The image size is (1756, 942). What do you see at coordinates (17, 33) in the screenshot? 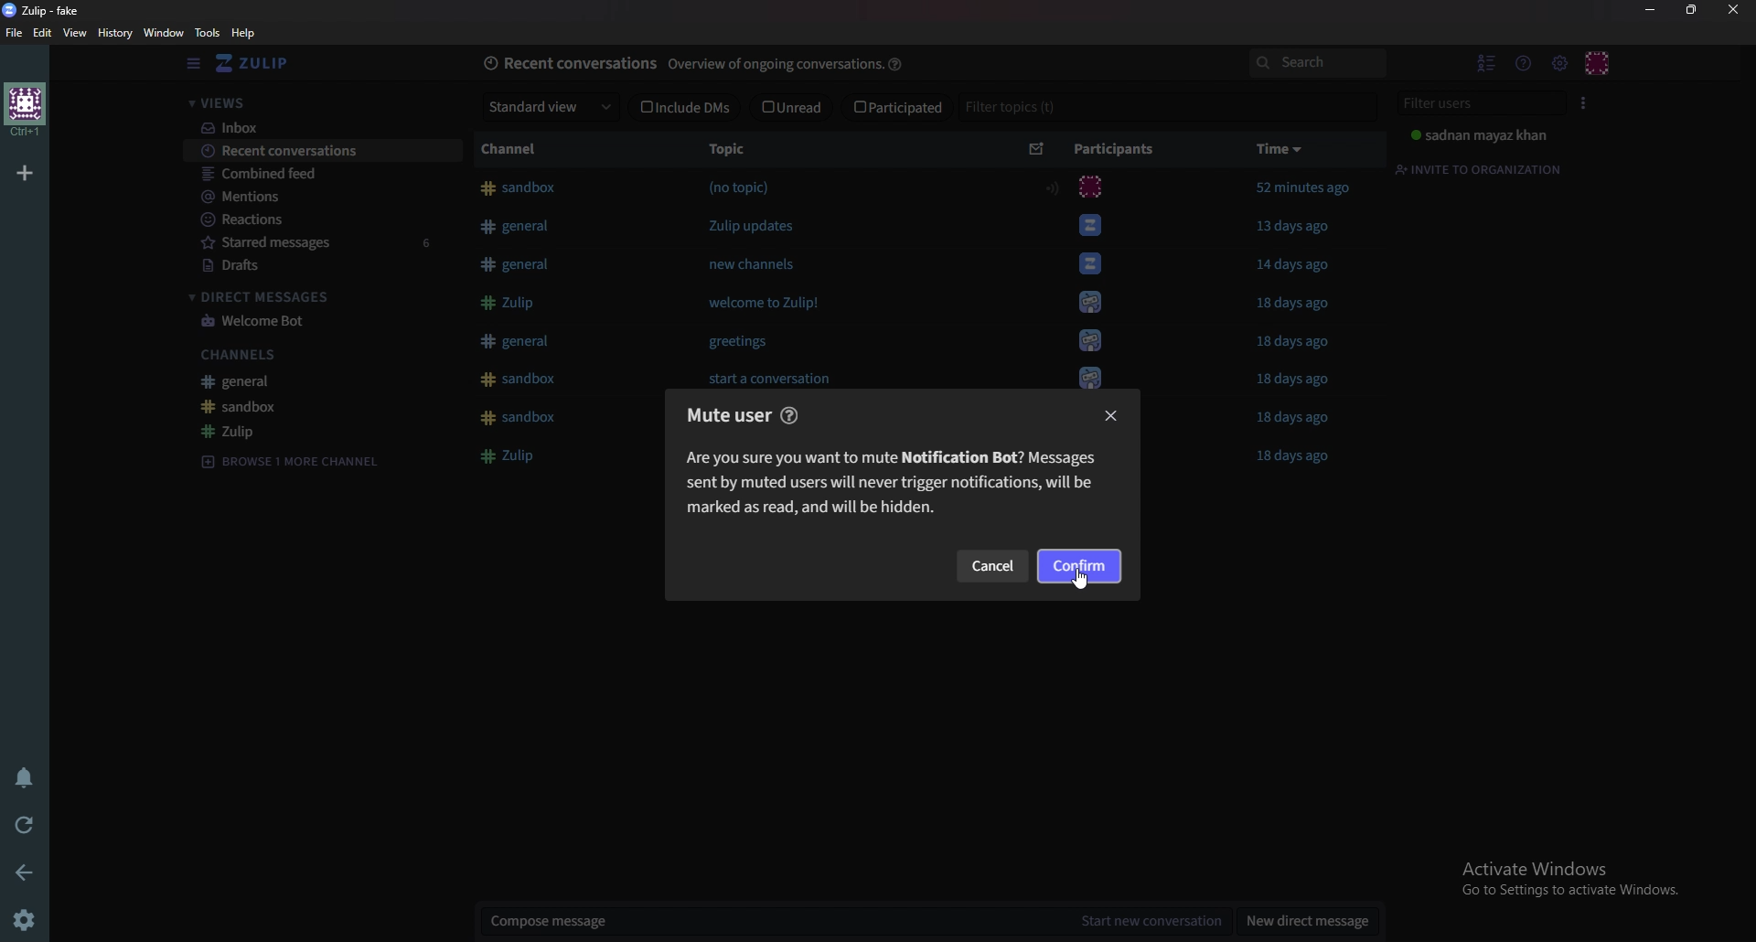
I see `file` at bounding box center [17, 33].